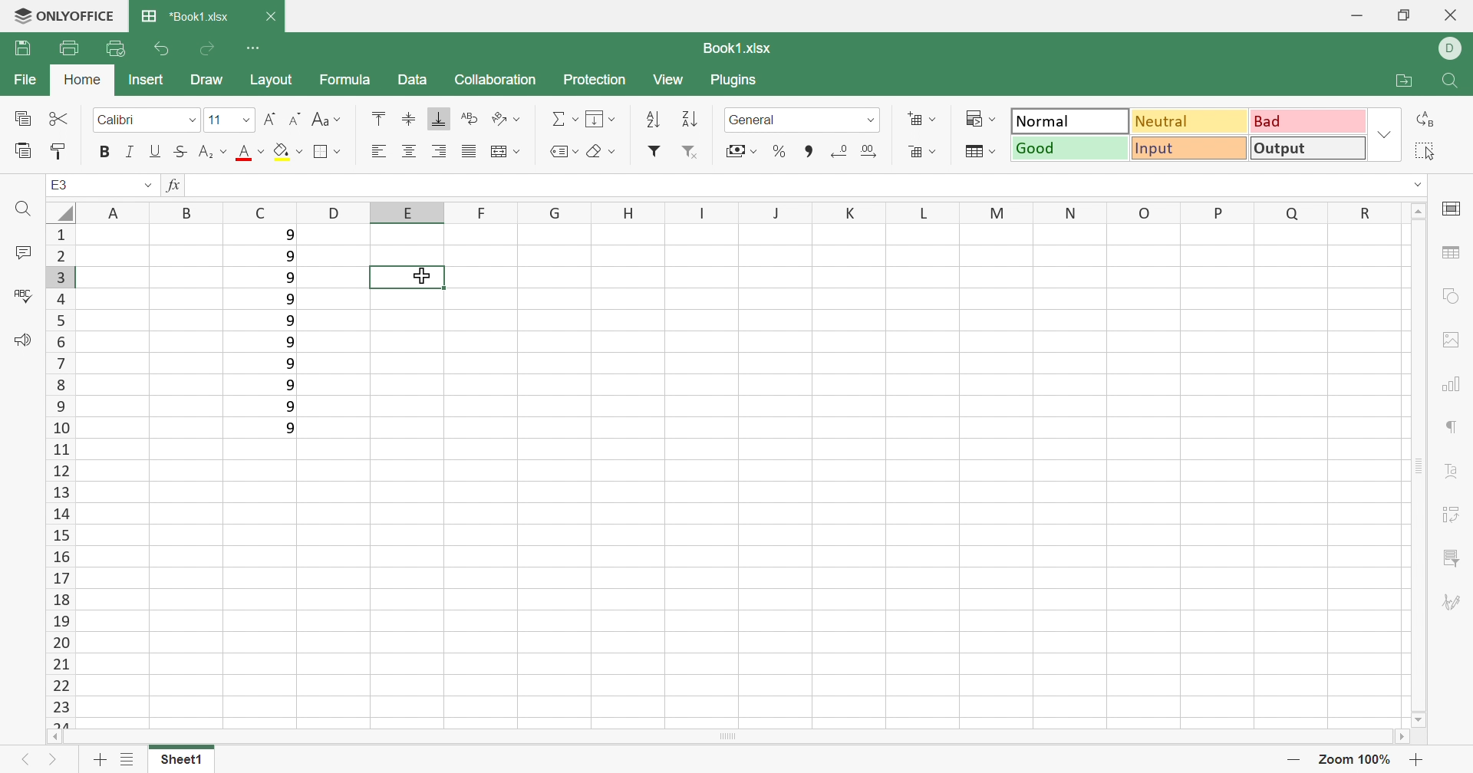 The image size is (1473, 773). I want to click on Decrease decimals, so click(840, 150).